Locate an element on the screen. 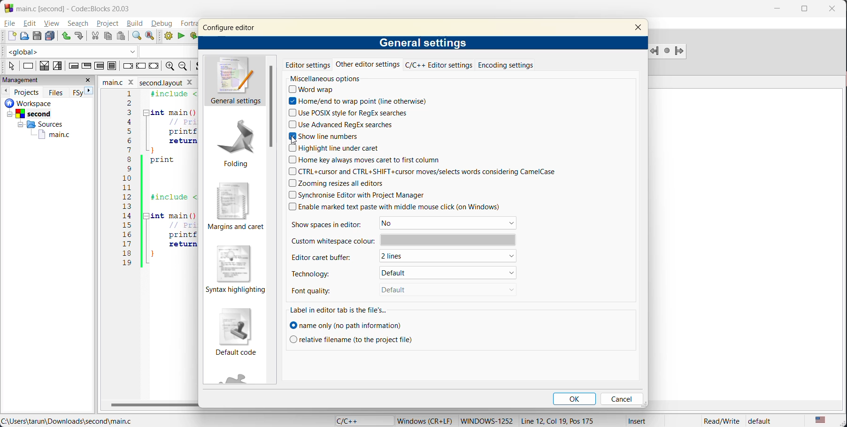 The width and height of the screenshot is (847, 427). new is located at coordinates (9, 36).